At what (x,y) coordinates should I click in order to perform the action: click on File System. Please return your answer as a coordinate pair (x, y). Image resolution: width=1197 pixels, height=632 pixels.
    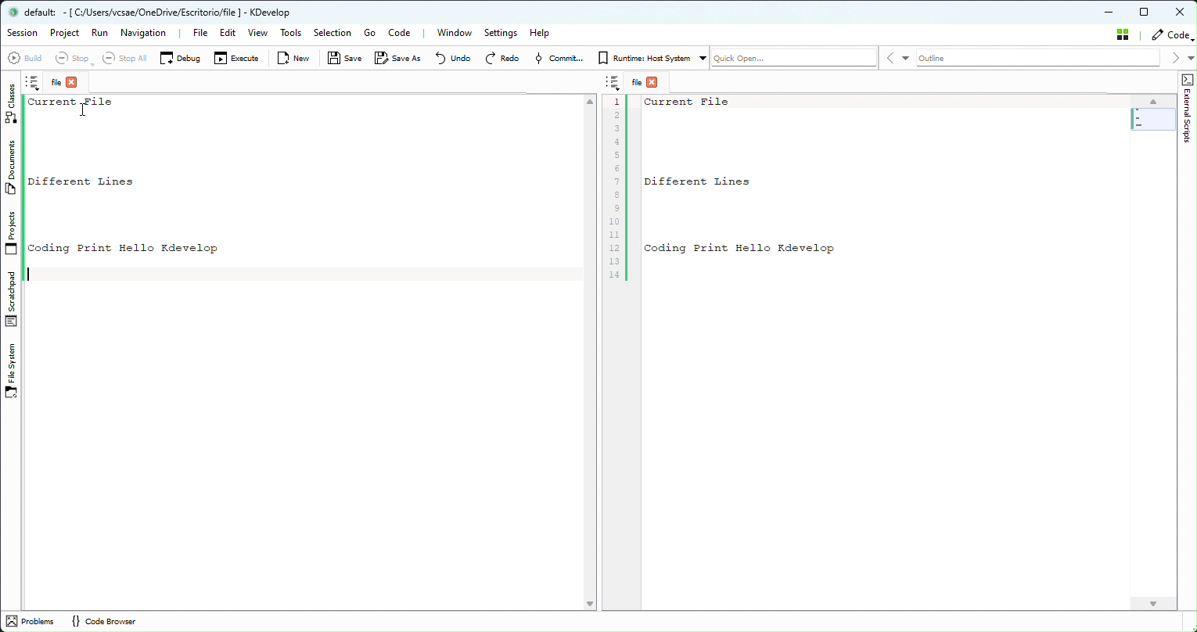
    Looking at the image, I should click on (13, 372).